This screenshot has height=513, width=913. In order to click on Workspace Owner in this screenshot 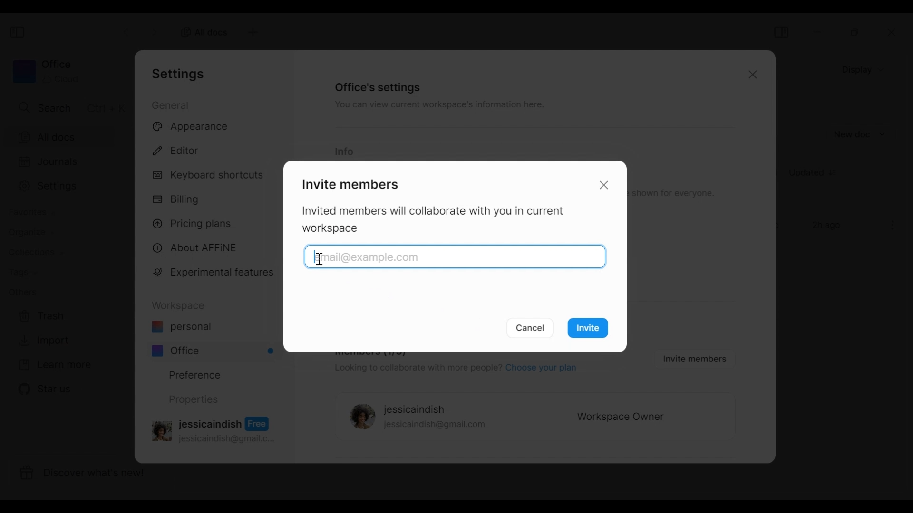, I will do `click(621, 418)`.